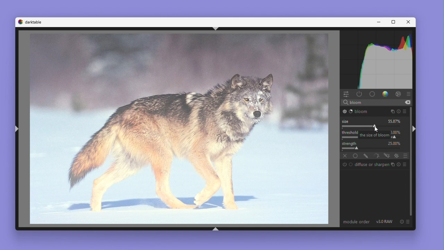  I want to click on preset, so click(409, 222).